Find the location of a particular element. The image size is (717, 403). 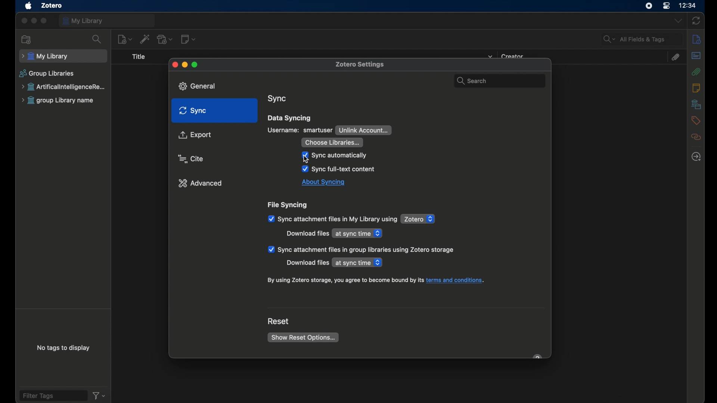

download files is located at coordinates (307, 263).